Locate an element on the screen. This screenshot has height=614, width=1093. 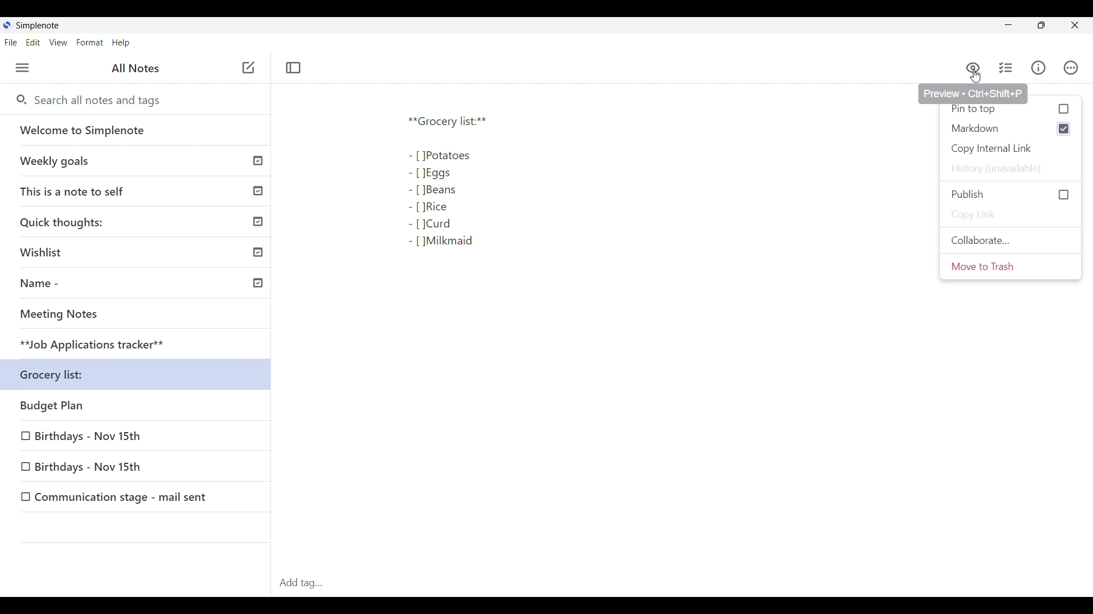
Wishlist is located at coordinates (139, 254).